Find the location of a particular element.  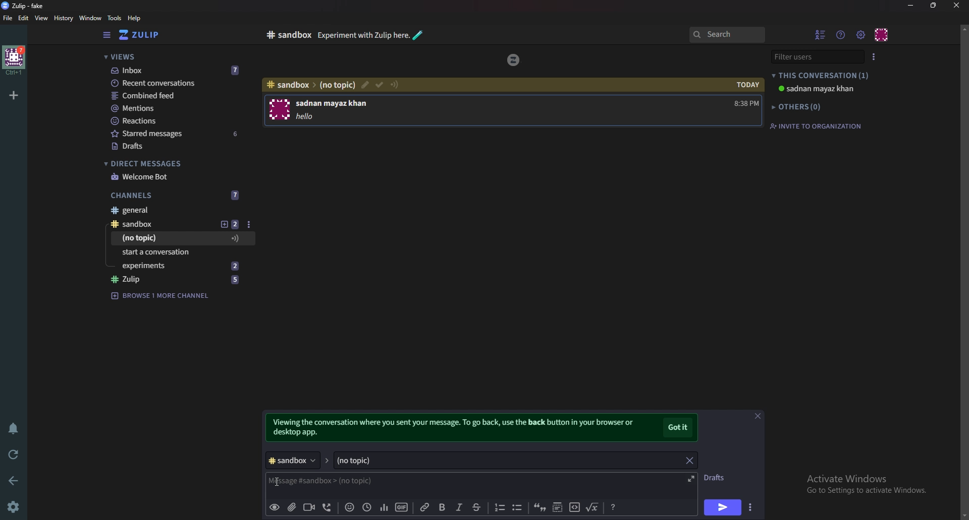

Combined feed is located at coordinates (175, 96).